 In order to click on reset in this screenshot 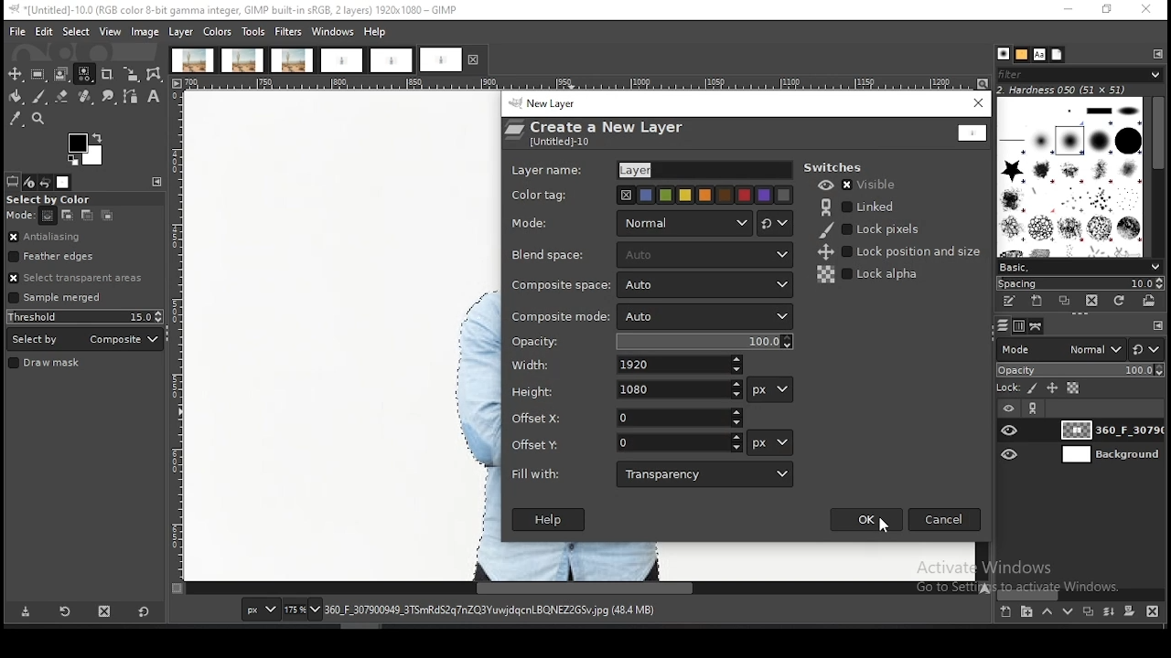, I will do `click(144, 610)`.